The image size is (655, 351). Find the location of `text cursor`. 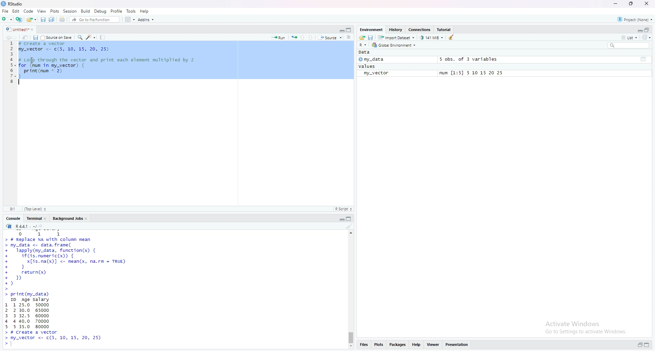

text cursor is located at coordinates (19, 82).